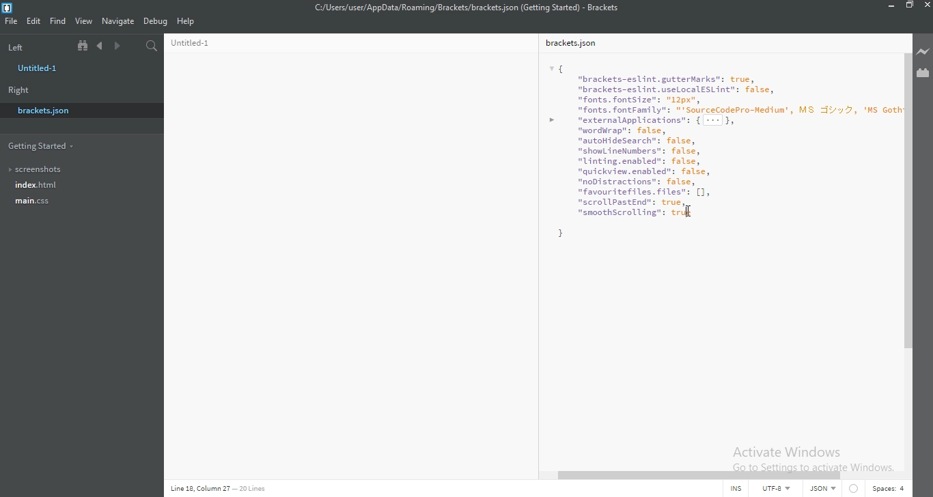  Describe the element at coordinates (924, 48) in the screenshot. I see `Live preview` at that location.